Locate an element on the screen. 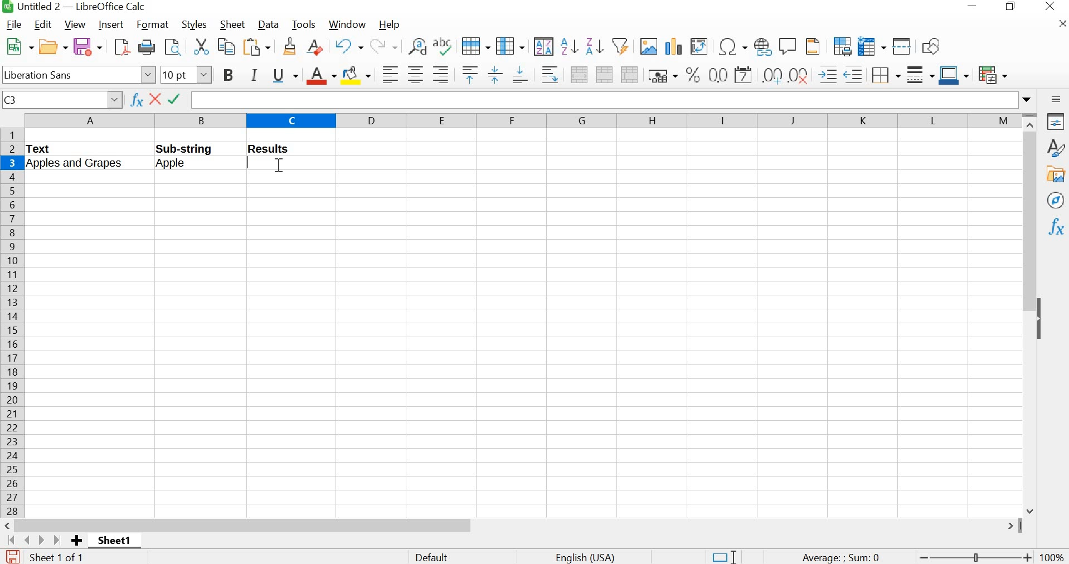  zoom out or zoom in is located at coordinates (975, 556).